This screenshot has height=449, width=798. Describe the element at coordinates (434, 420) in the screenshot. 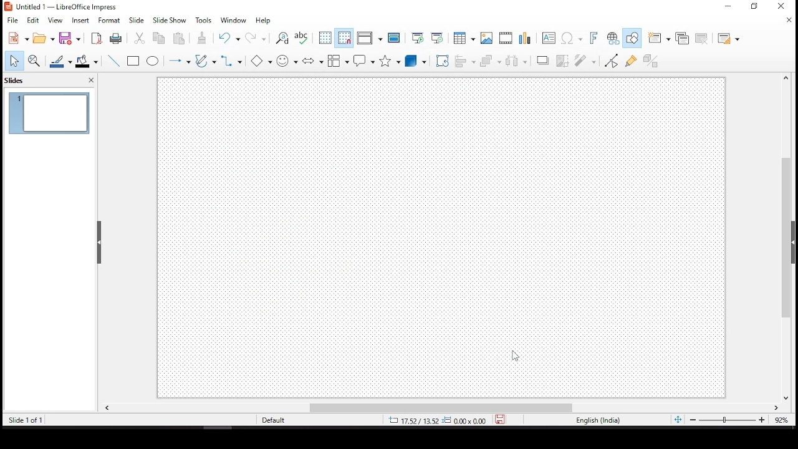

I see `-1.32/-0.32` at that location.